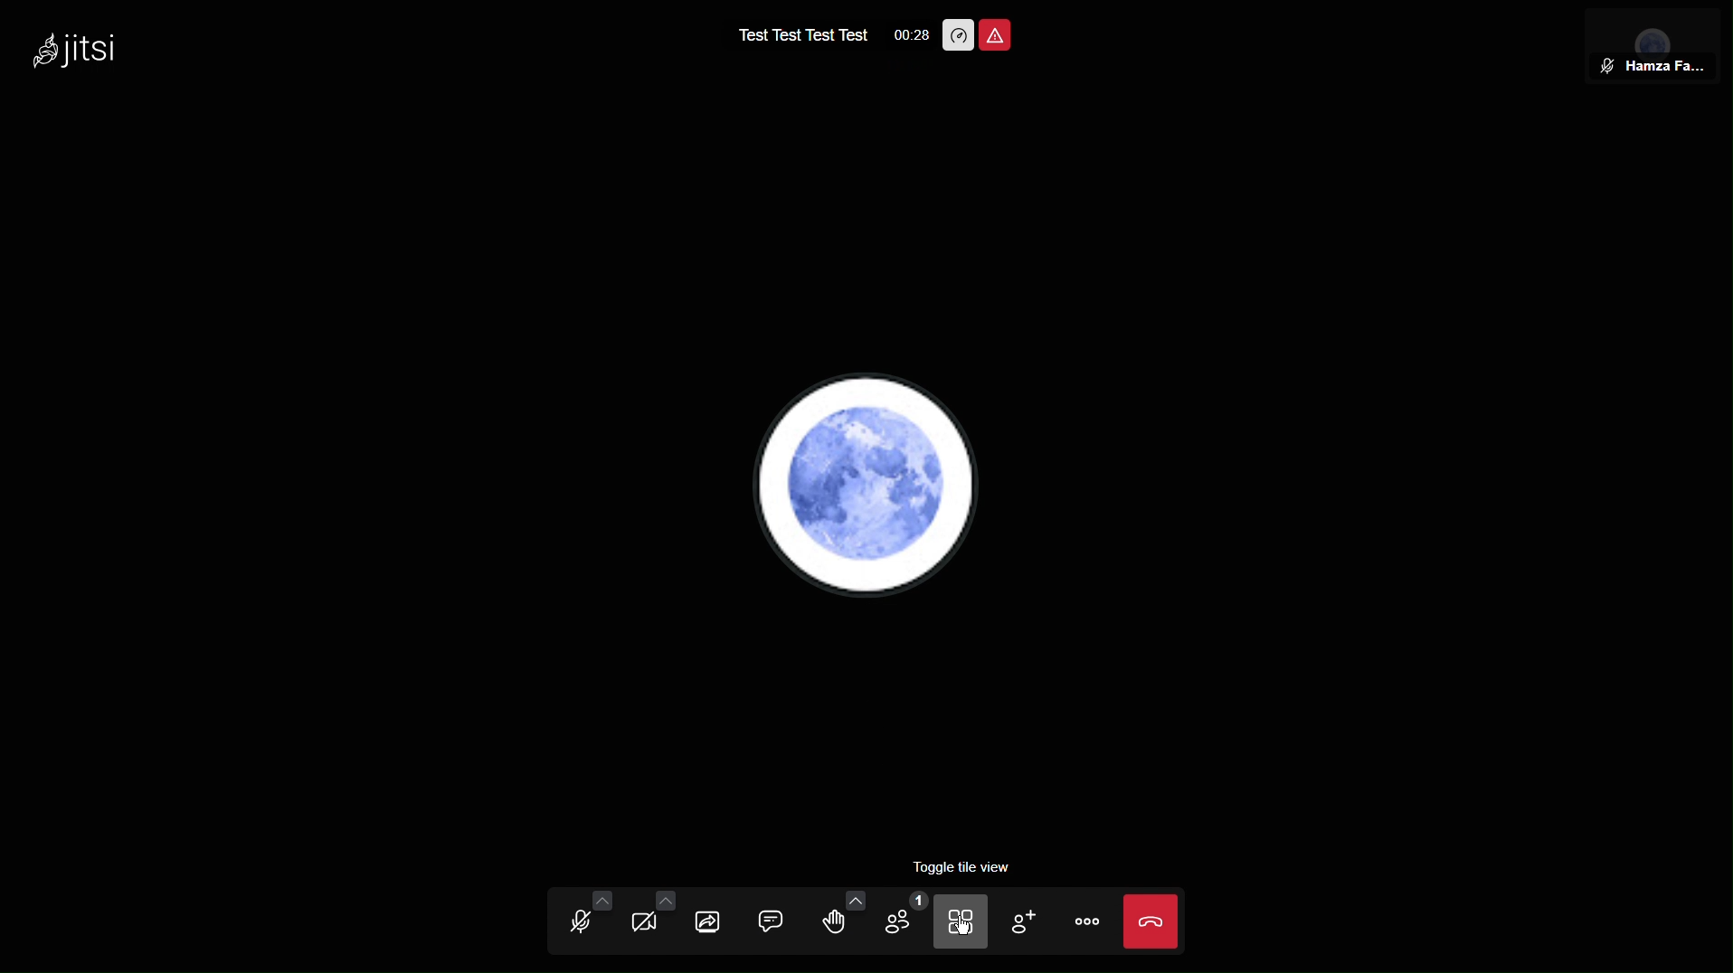 The height and width of the screenshot is (973, 1733). I want to click on cursor, so click(963, 929).